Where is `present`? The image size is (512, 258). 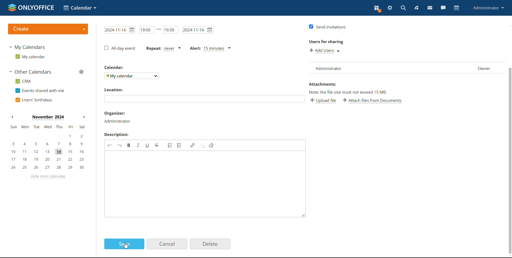 present is located at coordinates (377, 9).